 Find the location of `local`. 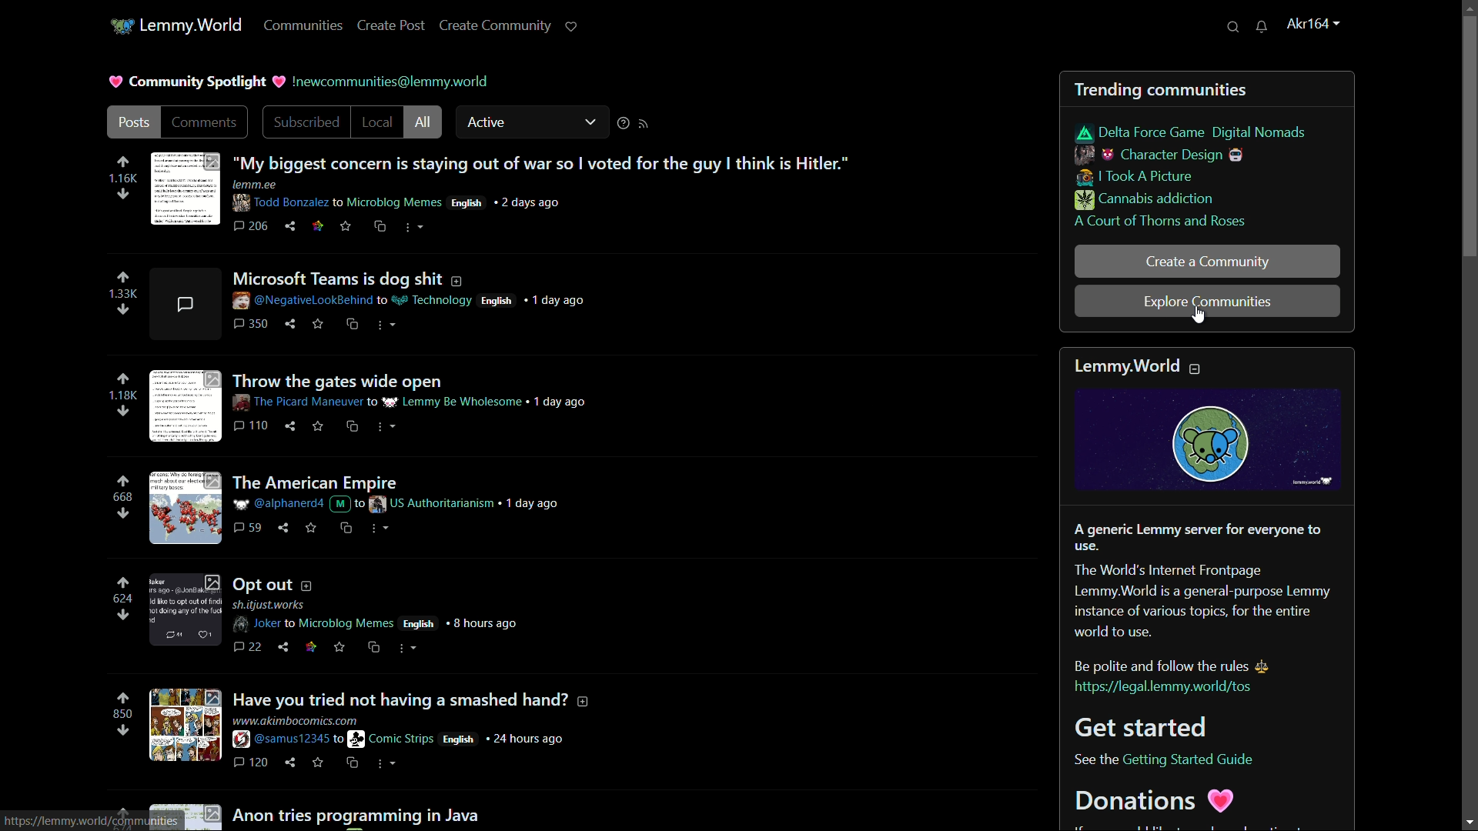

local is located at coordinates (377, 123).